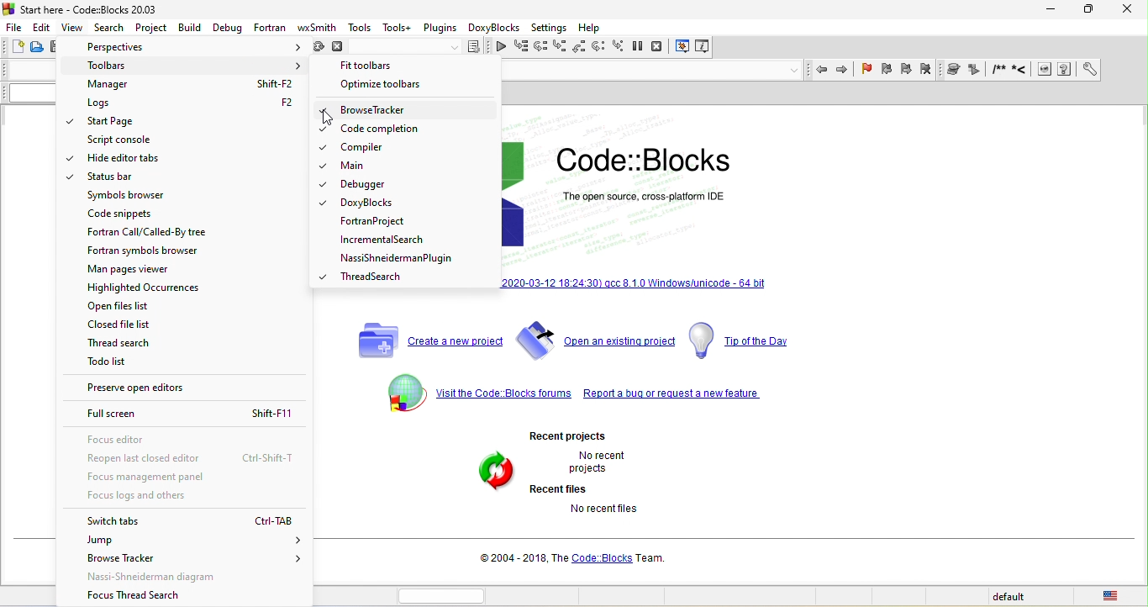  What do you see at coordinates (361, 27) in the screenshot?
I see `tools` at bounding box center [361, 27].